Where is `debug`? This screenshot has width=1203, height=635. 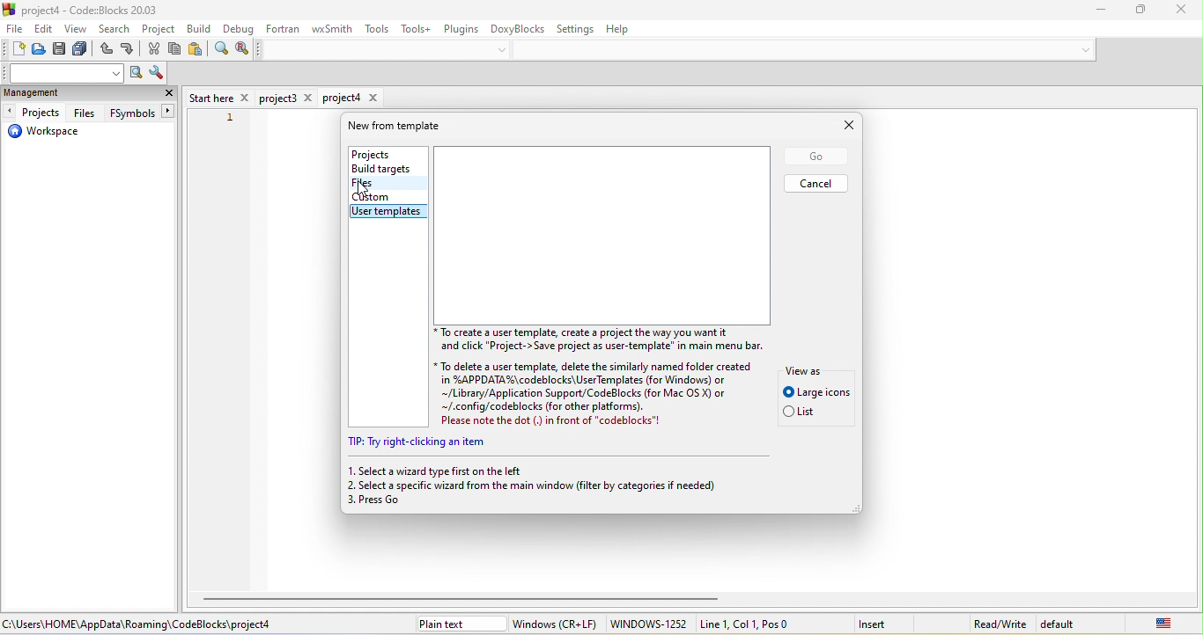 debug is located at coordinates (237, 30).